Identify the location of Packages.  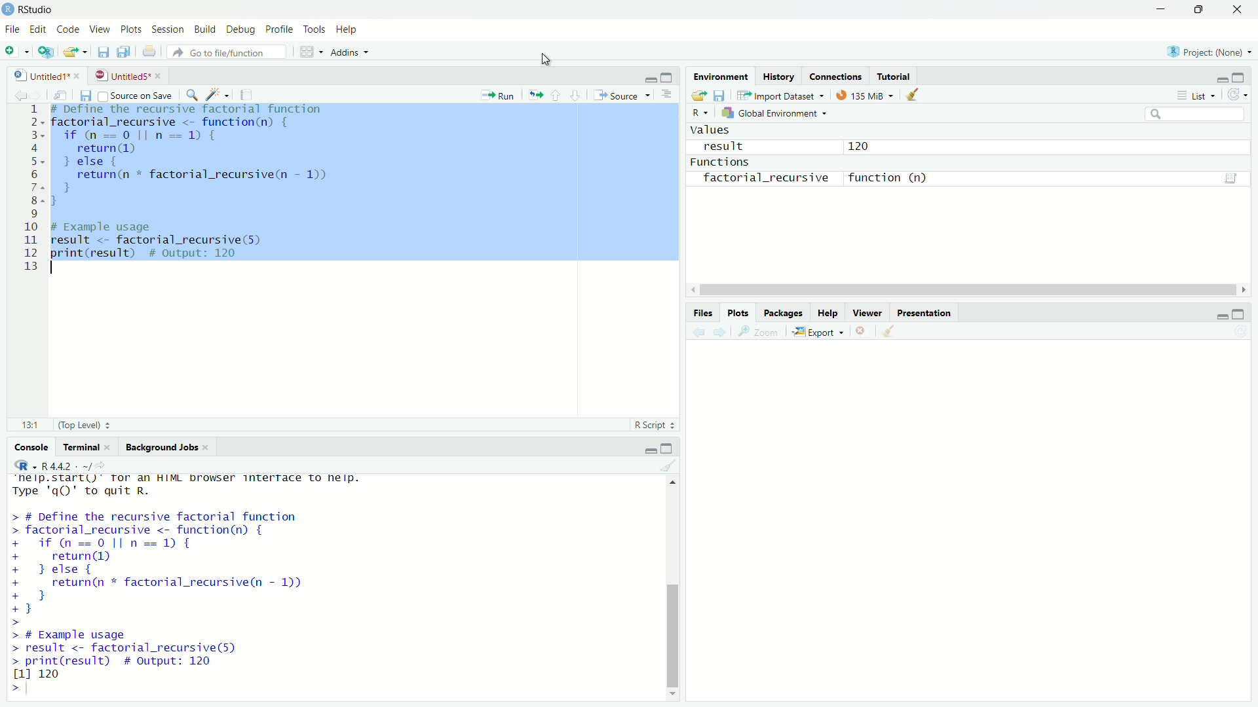
(786, 311).